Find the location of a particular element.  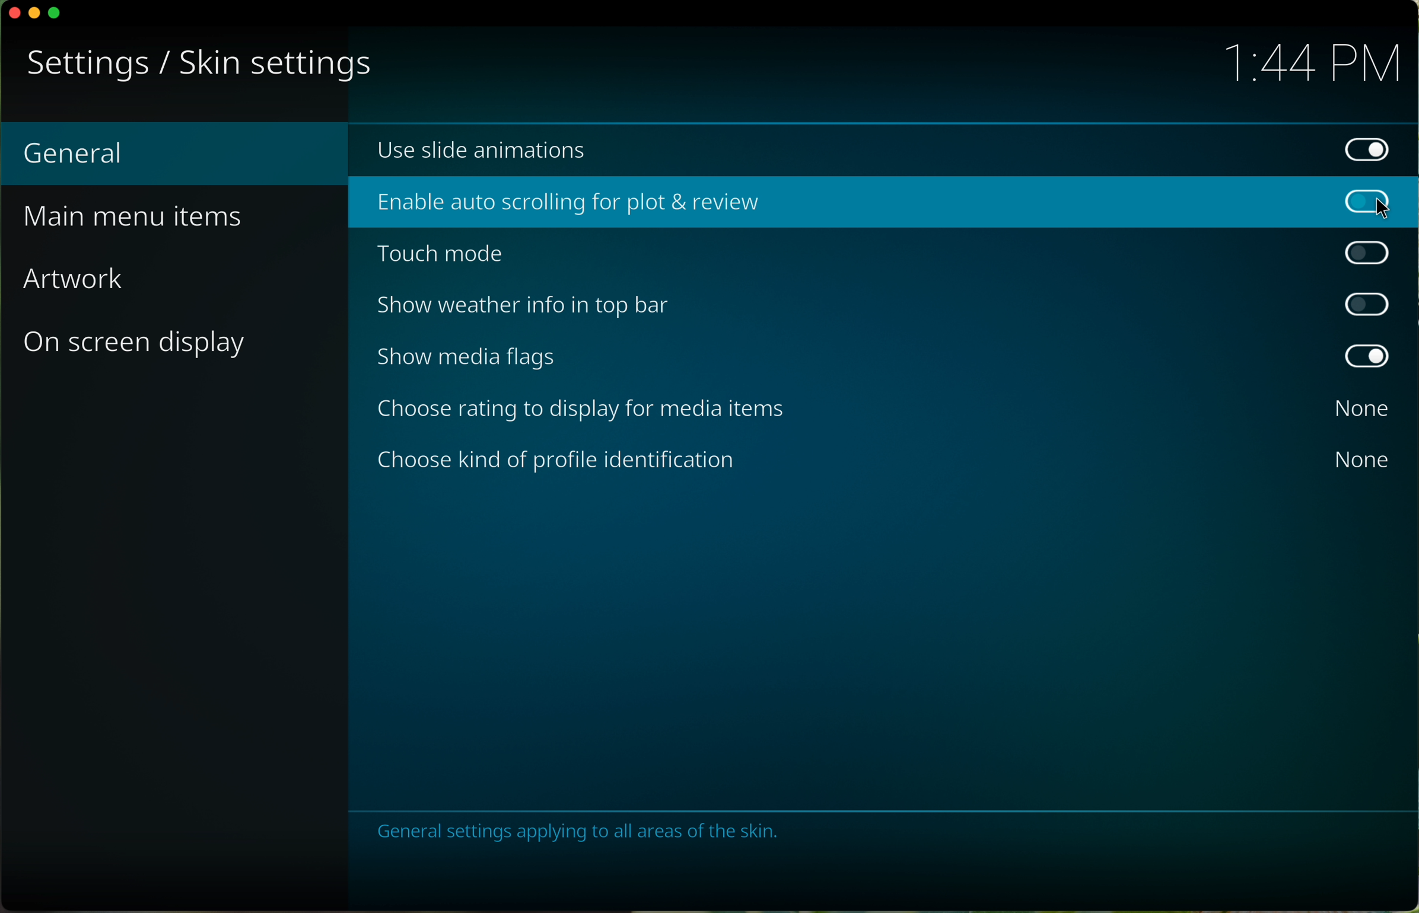

none choose kind of profile identification is located at coordinates (879, 459).